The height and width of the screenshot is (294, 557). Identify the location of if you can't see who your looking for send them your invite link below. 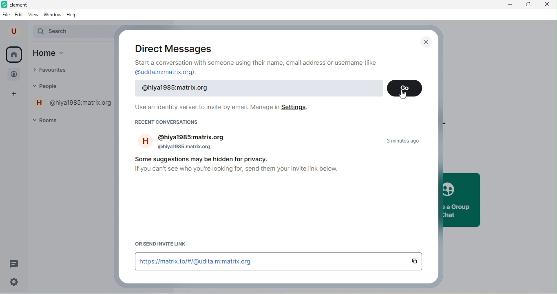
(234, 170).